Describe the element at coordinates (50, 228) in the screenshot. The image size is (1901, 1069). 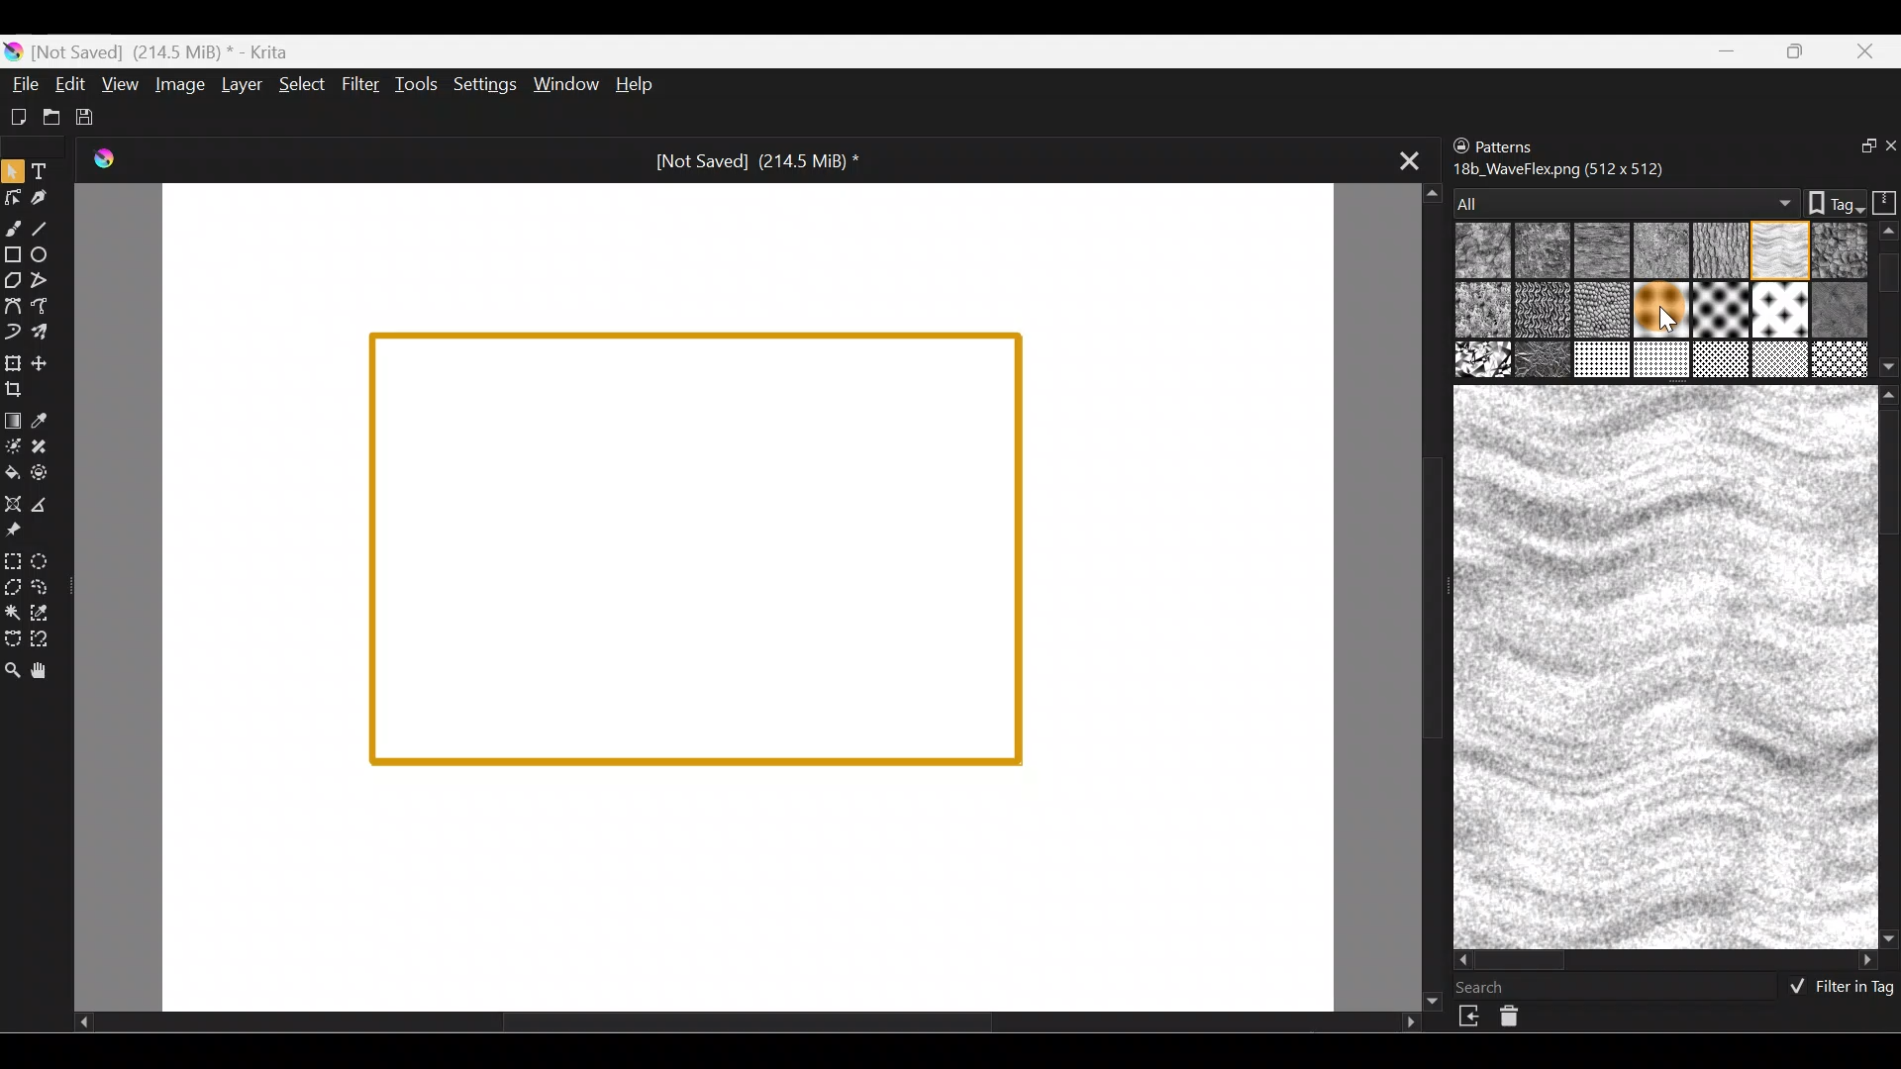
I see `Line tool` at that location.